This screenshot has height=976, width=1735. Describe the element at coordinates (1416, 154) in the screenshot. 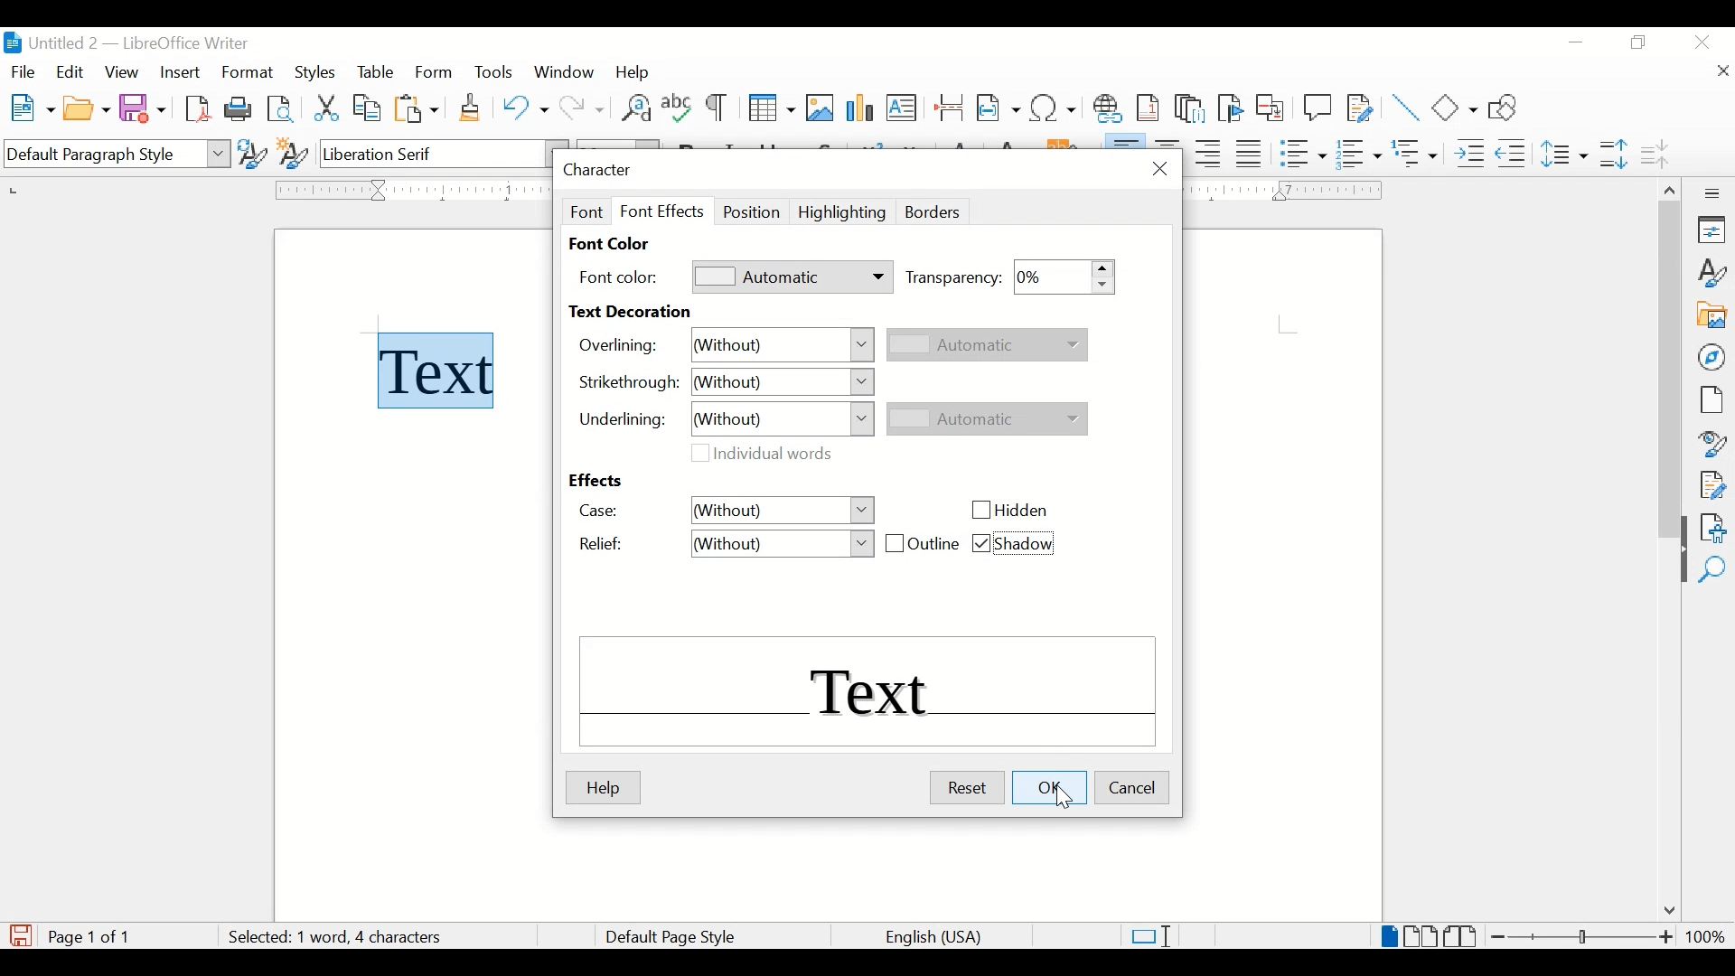

I see `select outline format` at that location.